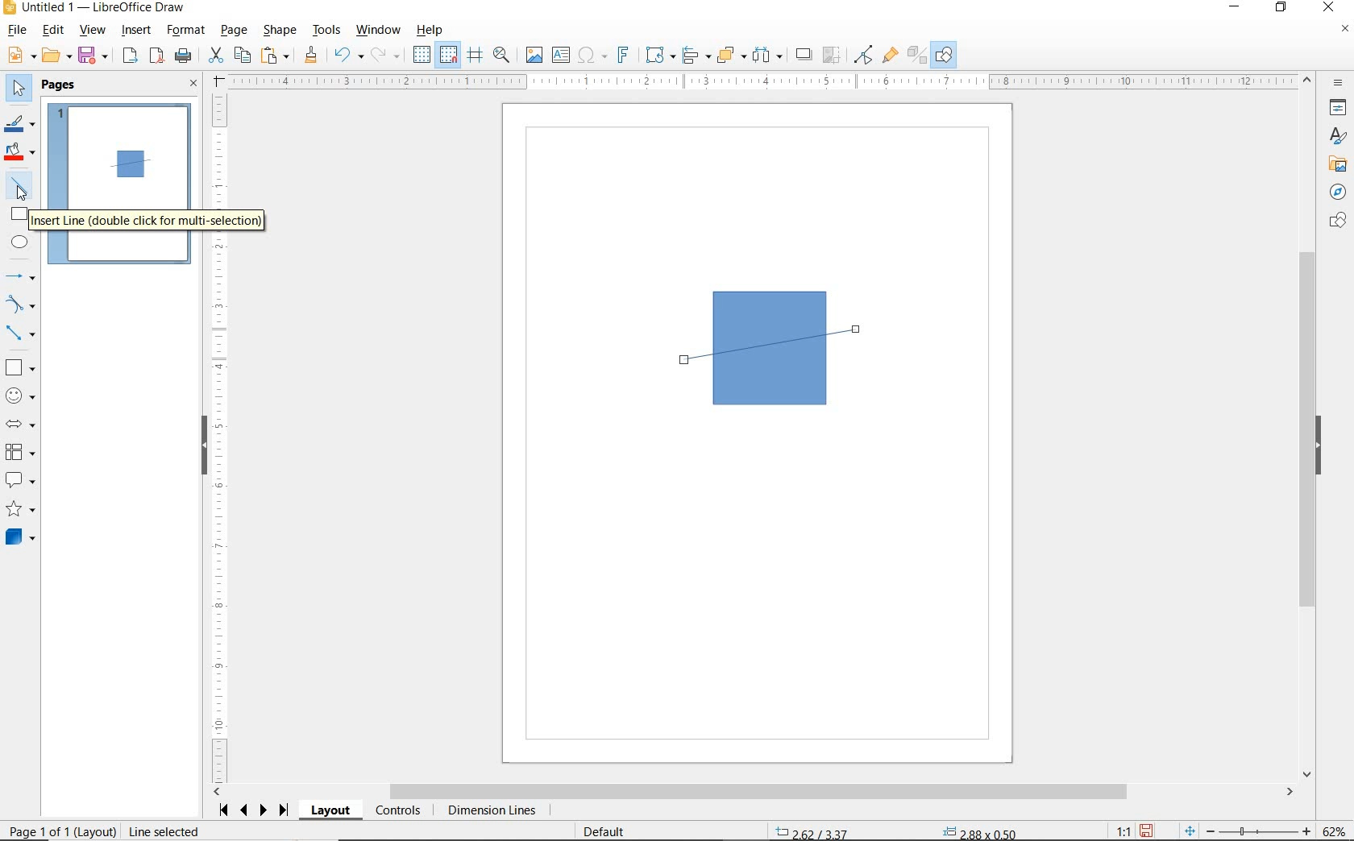  I want to click on SCROLLBAR, so click(754, 792).